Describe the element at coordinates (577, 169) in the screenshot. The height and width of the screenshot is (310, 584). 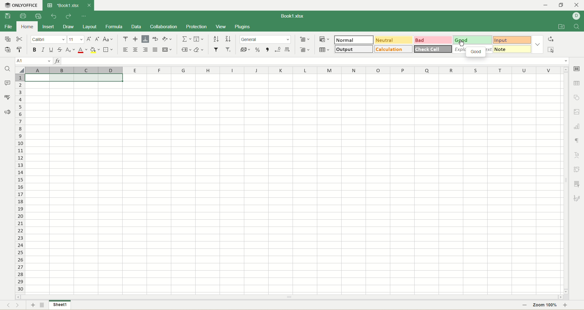
I see `pivot settings` at that location.